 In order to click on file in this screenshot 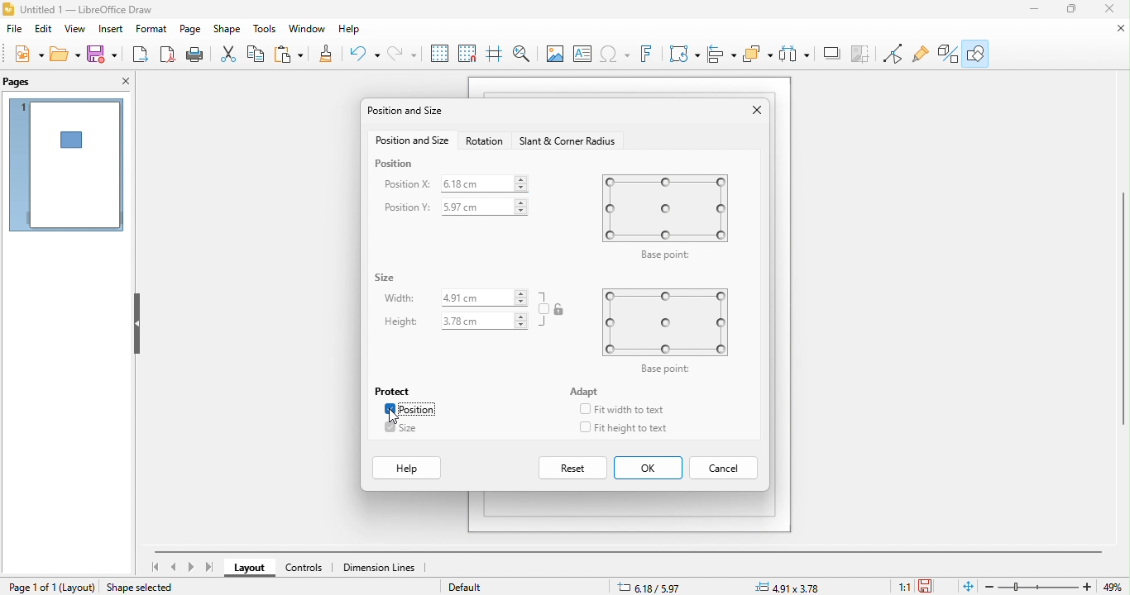, I will do `click(14, 29)`.